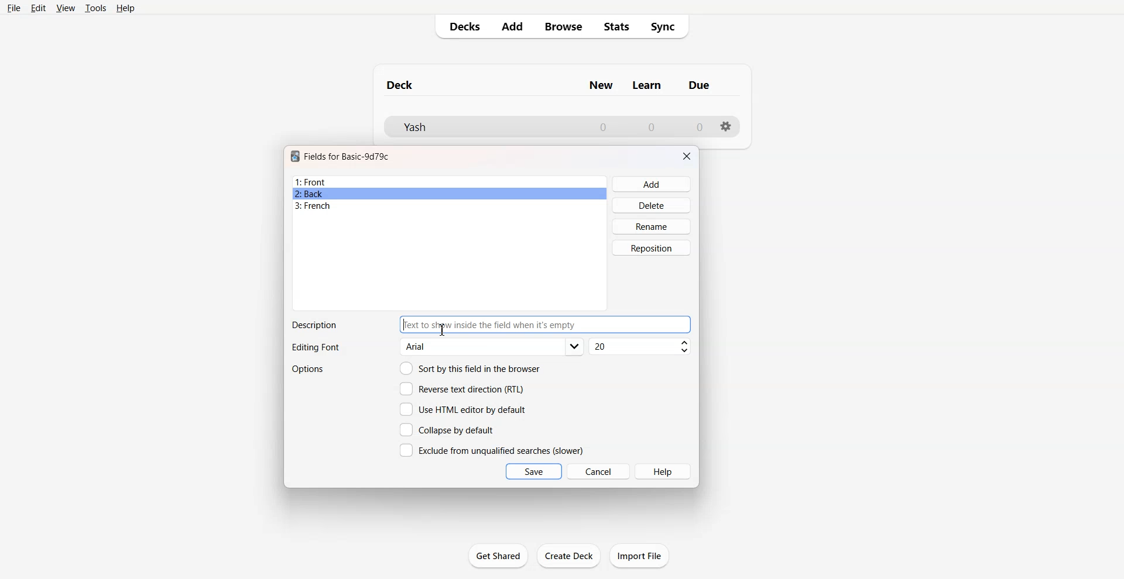  I want to click on Back, so click(449, 194).